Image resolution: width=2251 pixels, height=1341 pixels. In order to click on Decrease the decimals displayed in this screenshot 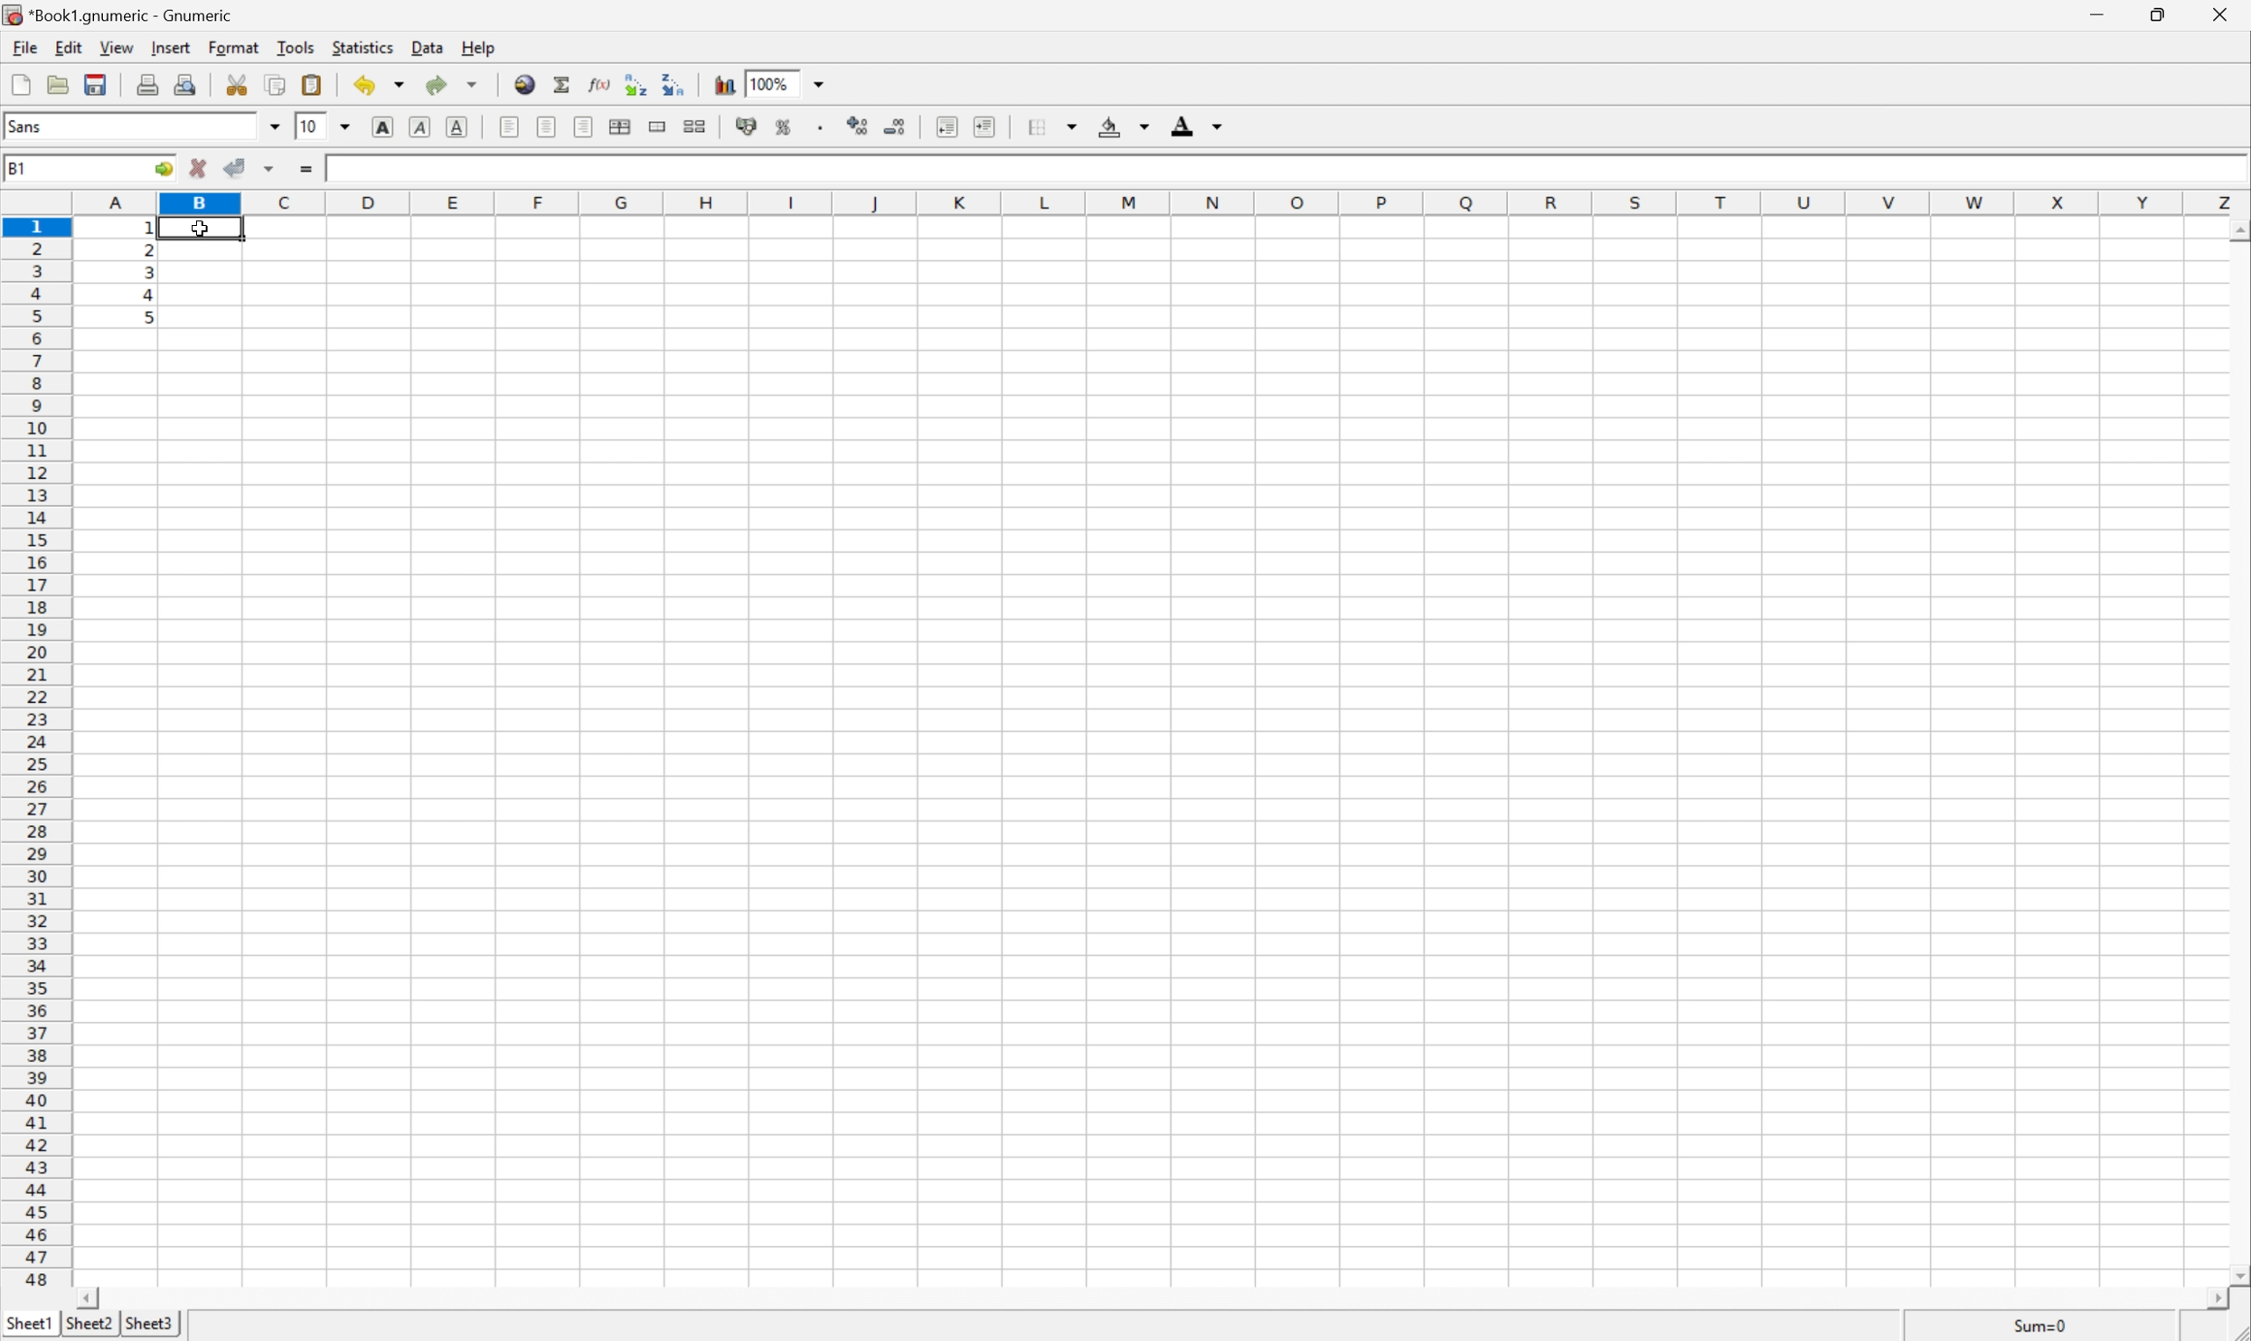, I will do `click(897, 125)`.